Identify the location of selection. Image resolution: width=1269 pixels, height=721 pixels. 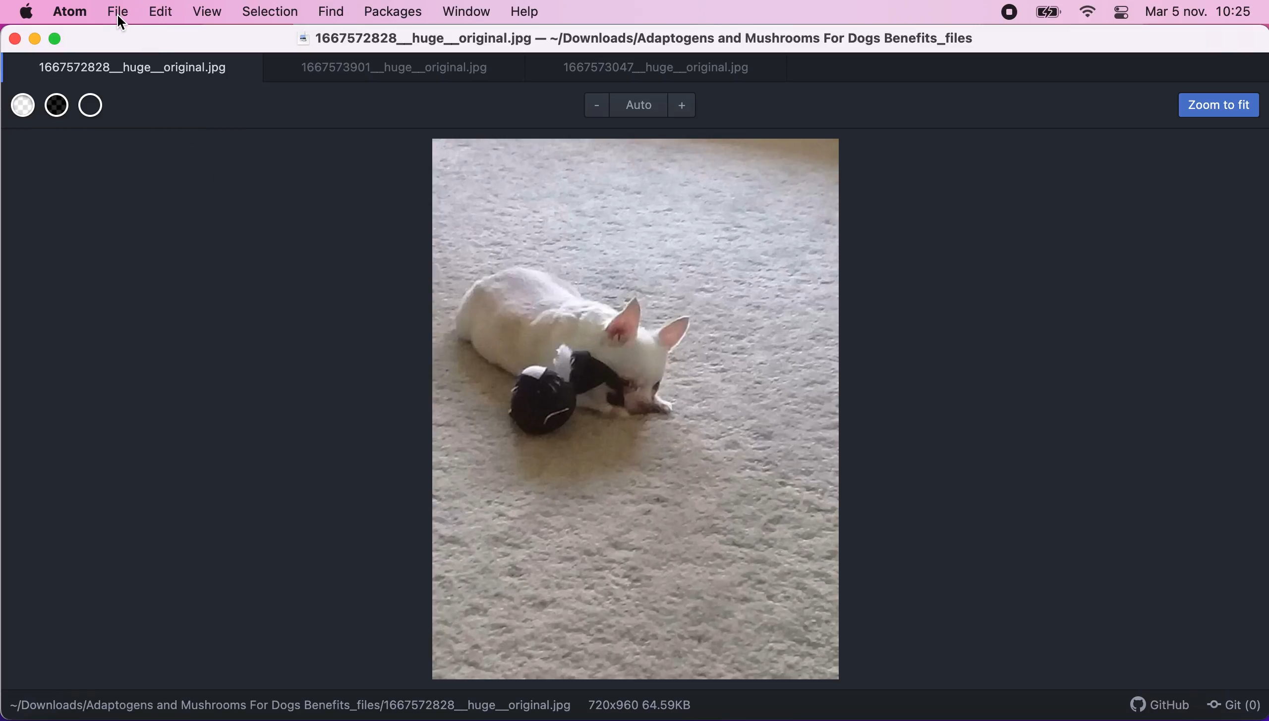
(271, 12).